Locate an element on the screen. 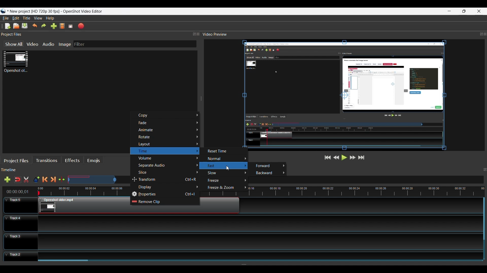  minimize is located at coordinates (450, 11).